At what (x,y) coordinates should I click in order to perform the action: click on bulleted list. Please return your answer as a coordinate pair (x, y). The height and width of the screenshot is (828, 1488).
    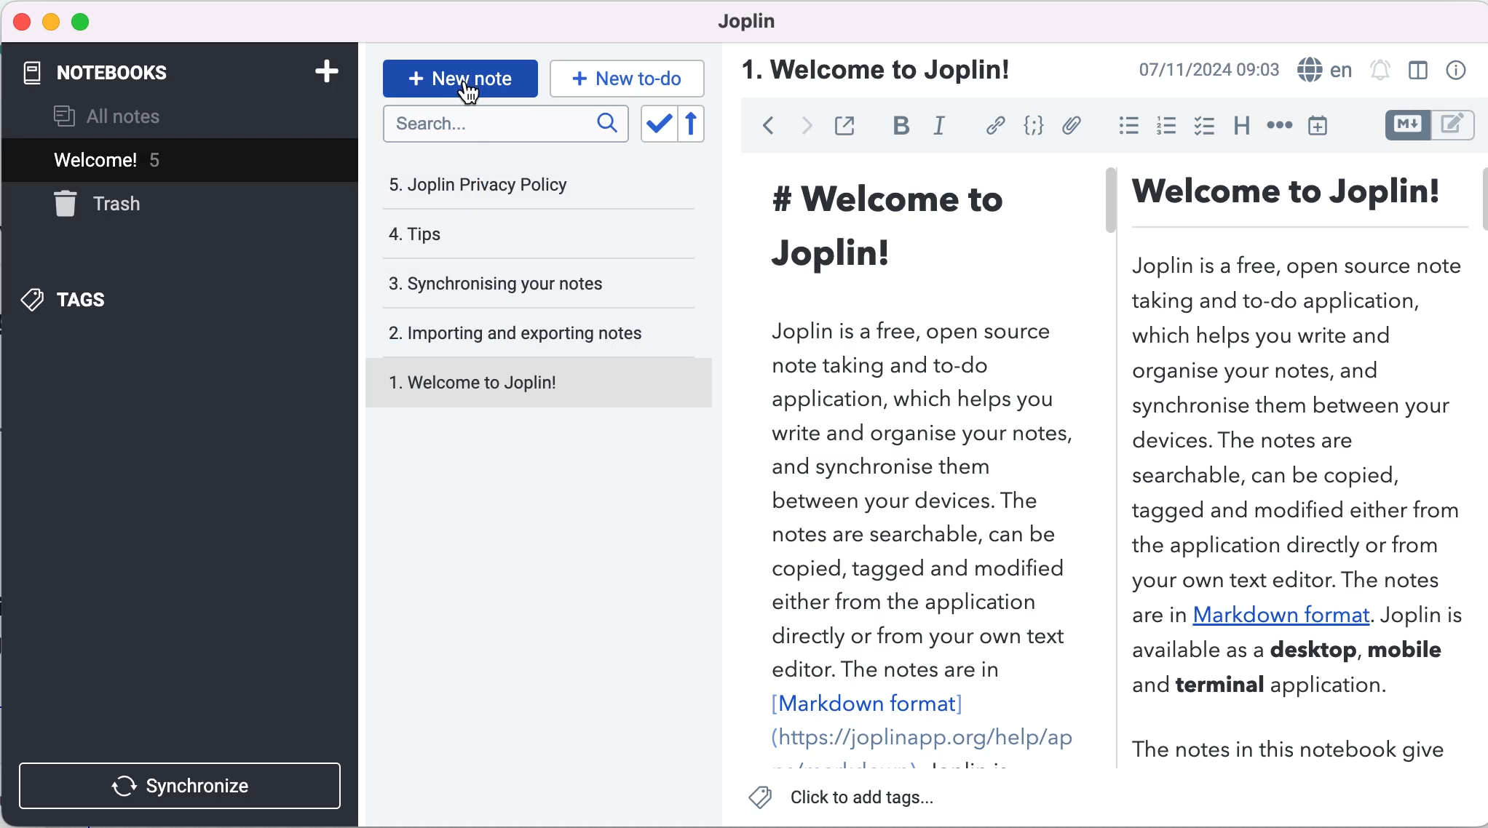
    Looking at the image, I should click on (1126, 124).